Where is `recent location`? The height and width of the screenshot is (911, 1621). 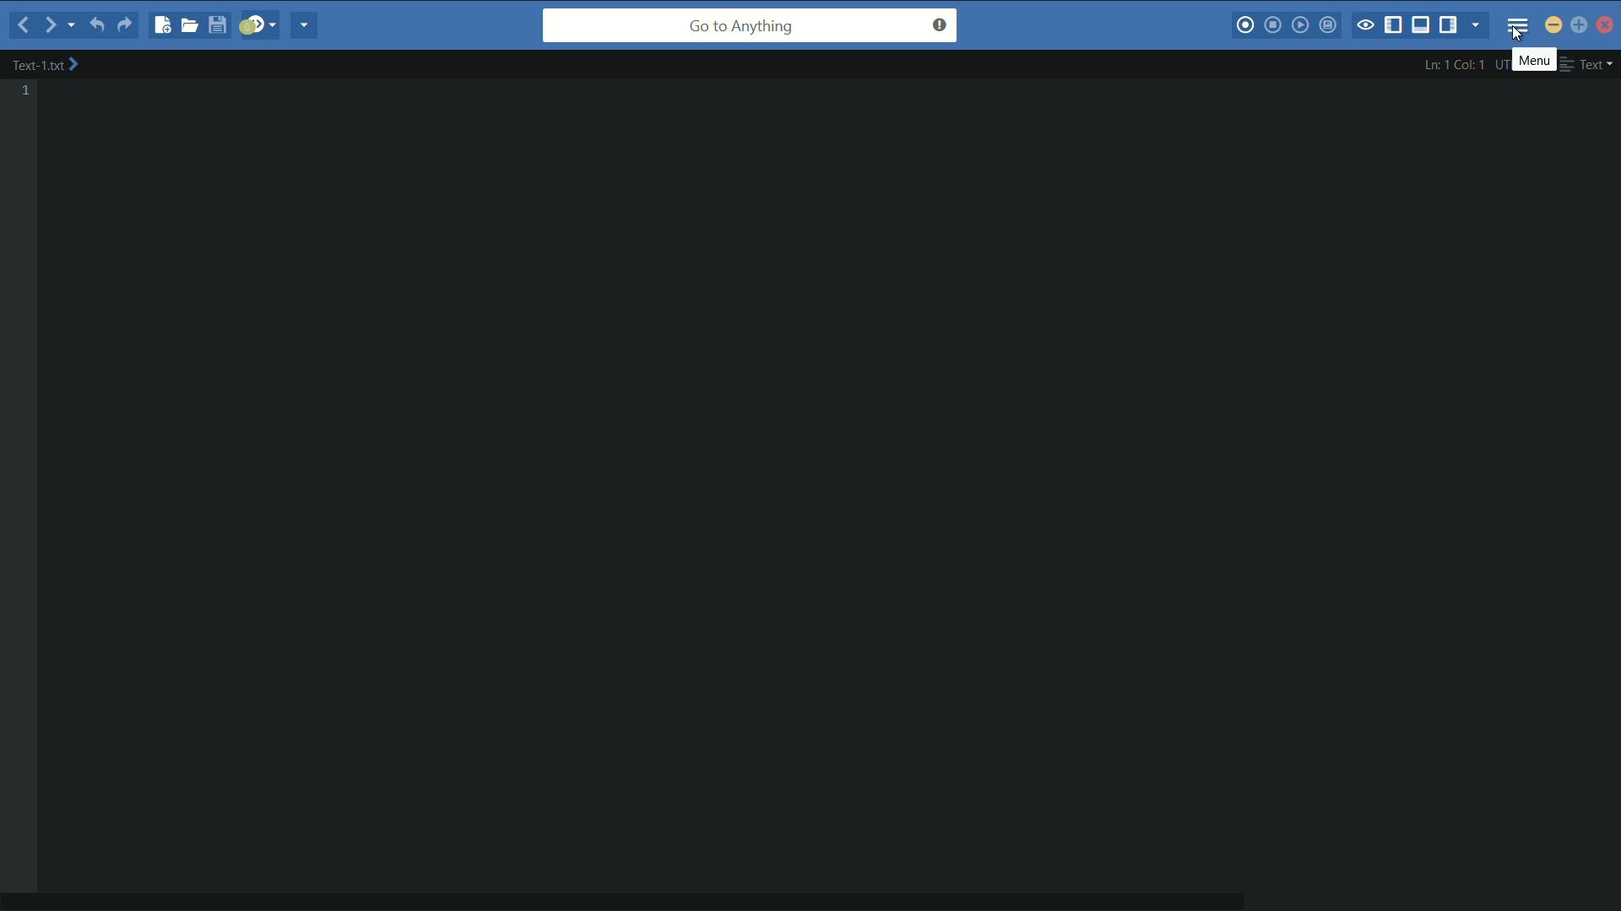 recent location is located at coordinates (72, 21).